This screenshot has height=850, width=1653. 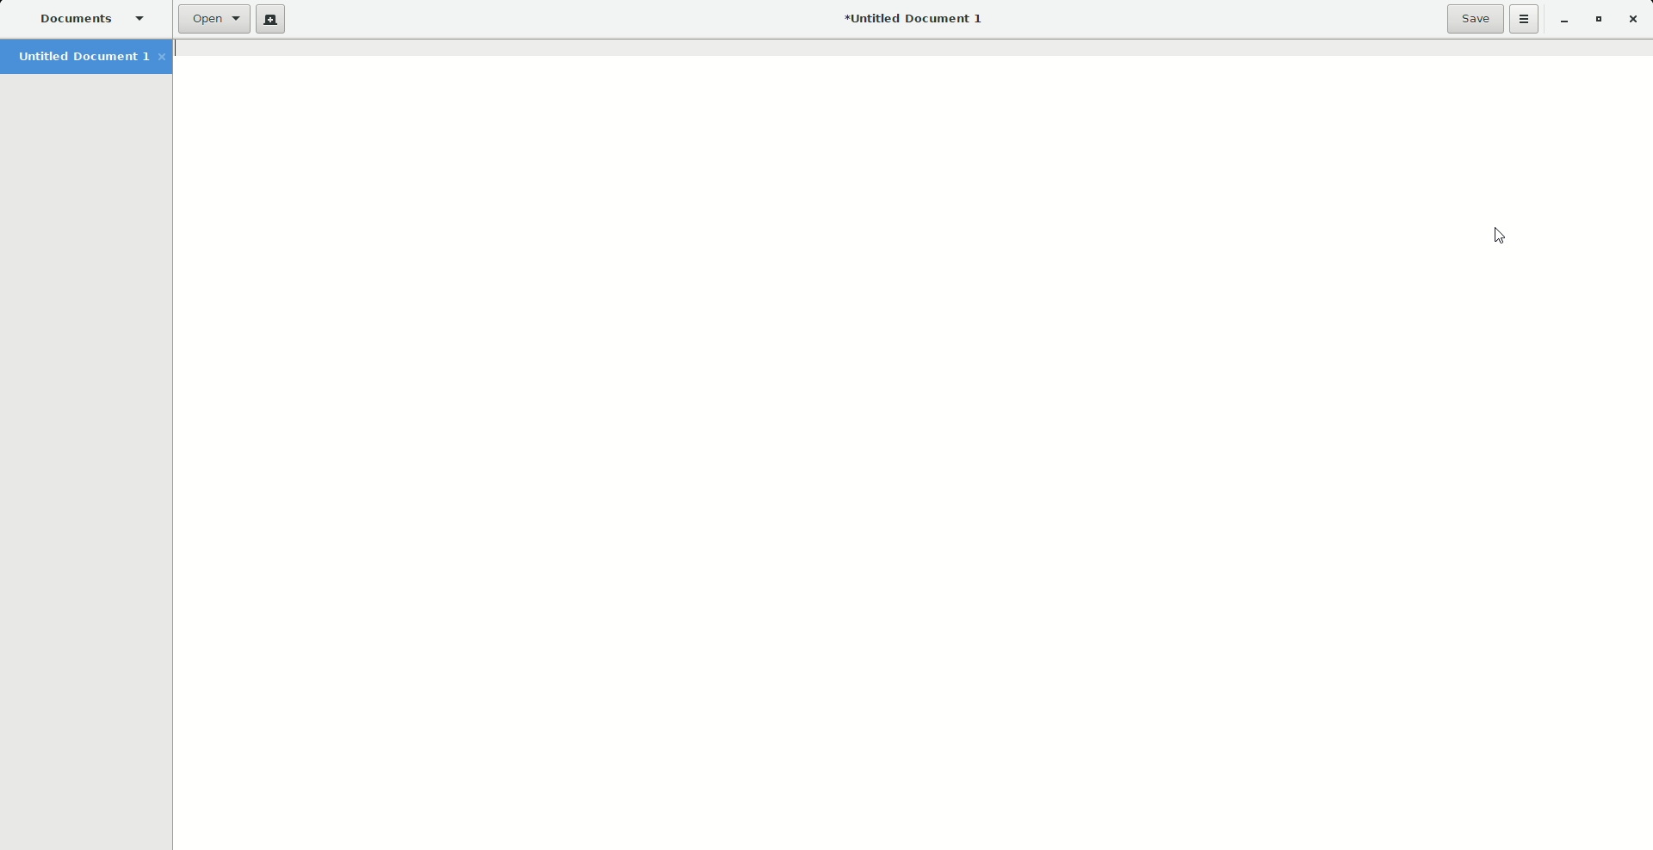 What do you see at coordinates (216, 18) in the screenshot?
I see `Open` at bounding box center [216, 18].